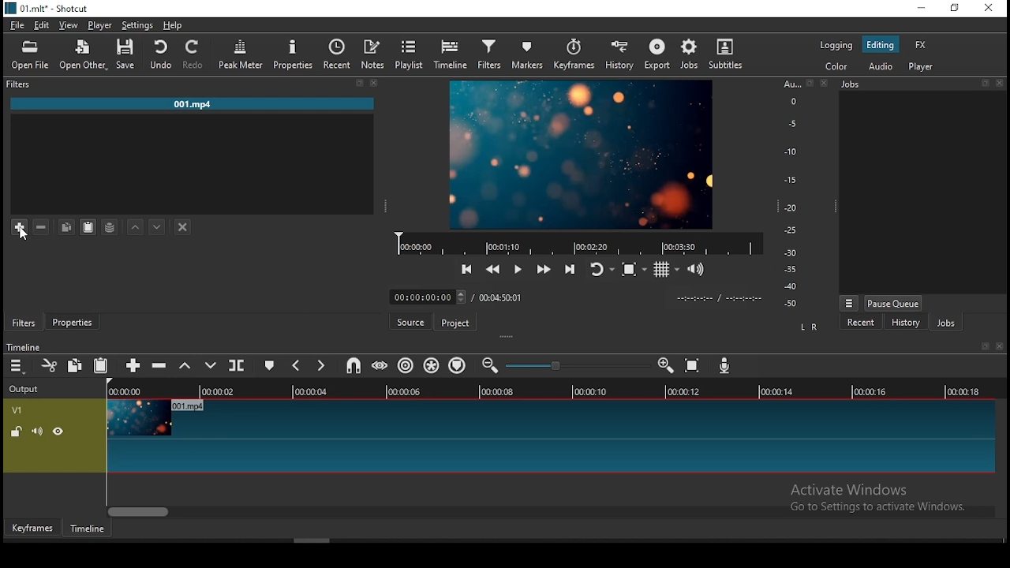 This screenshot has width=1010, height=568. I want to click on file, so click(17, 25).